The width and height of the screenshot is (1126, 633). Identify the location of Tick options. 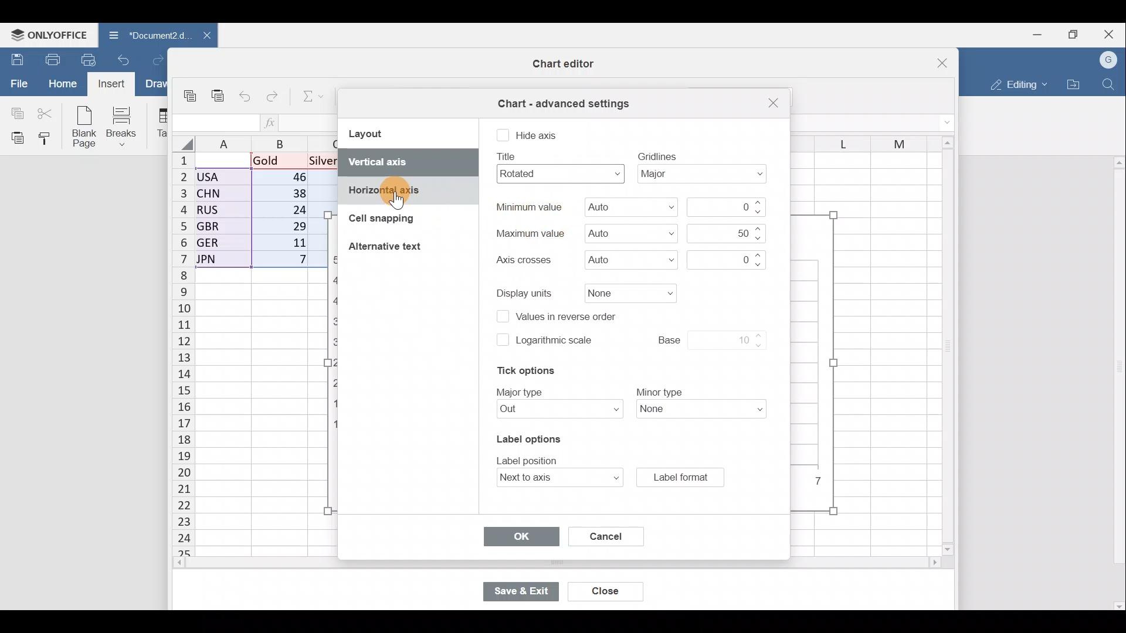
(520, 371).